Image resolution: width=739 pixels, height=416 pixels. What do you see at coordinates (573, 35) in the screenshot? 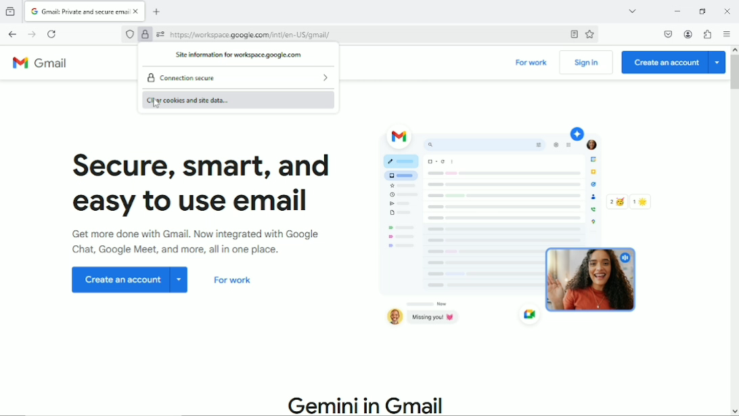
I see `Toggle reader view` at bounding box center [573, 35].